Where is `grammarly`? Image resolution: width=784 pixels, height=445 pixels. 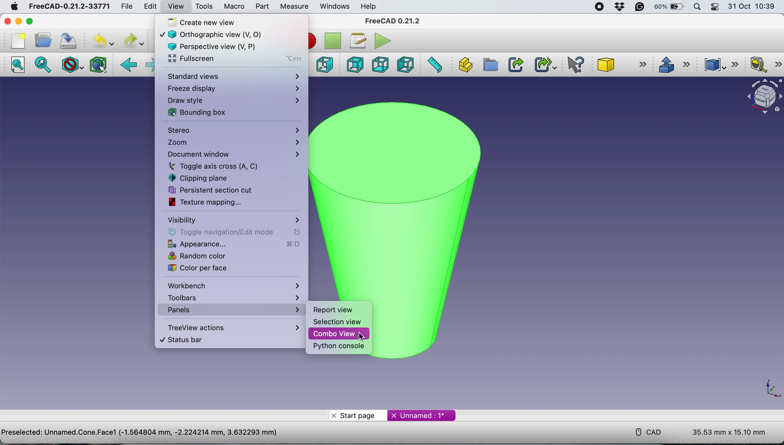
grammarly is located at coordinates (640, 8).